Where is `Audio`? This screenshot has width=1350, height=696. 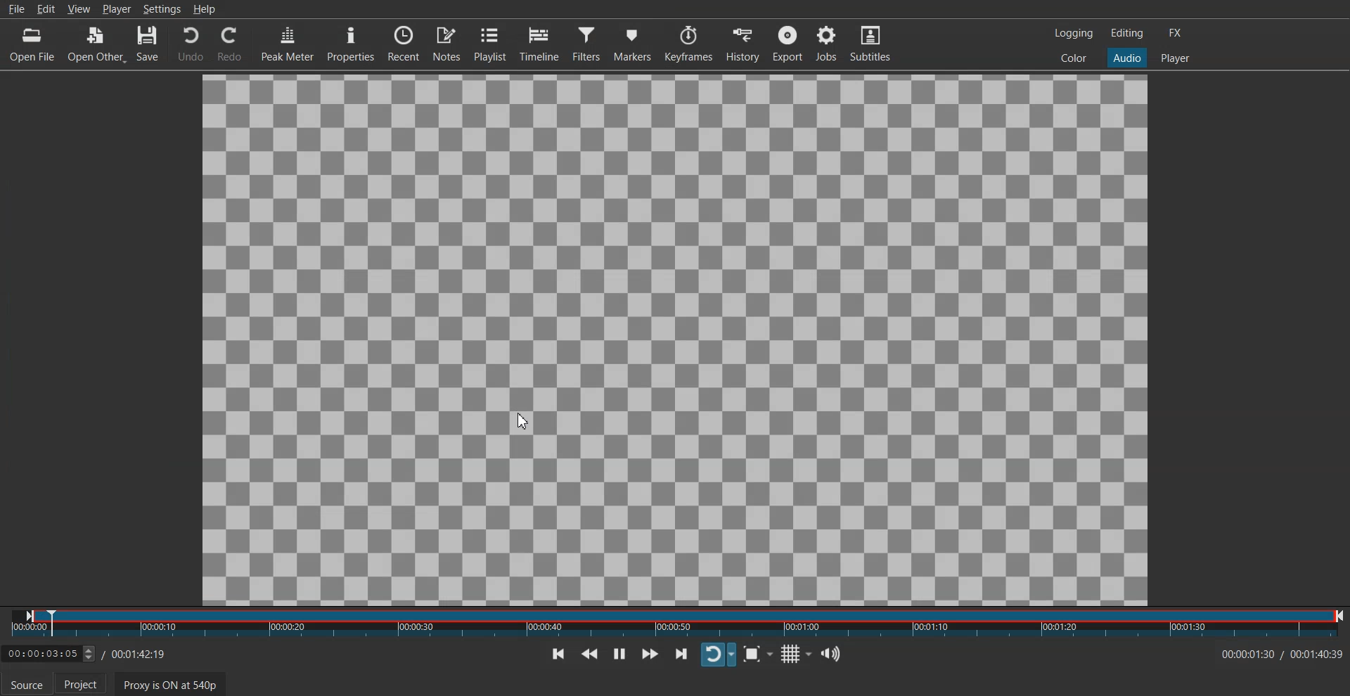 Audio is located at coordinates (1127, 58).